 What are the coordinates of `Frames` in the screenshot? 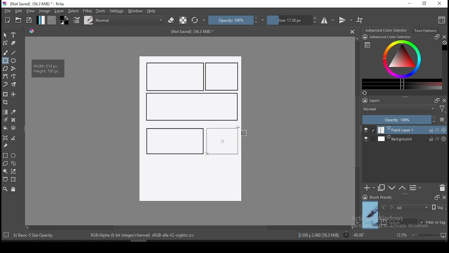 It's located at (435, 100).